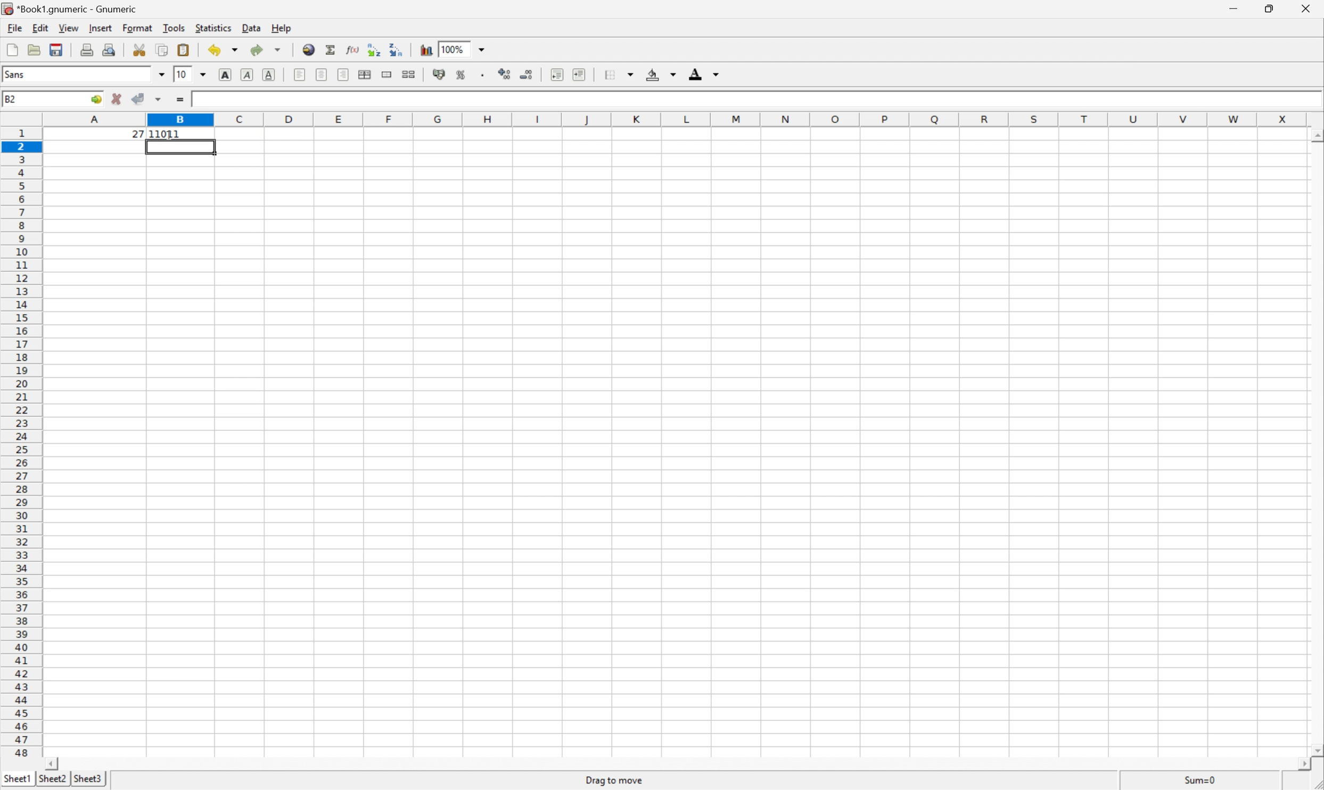  Describe the element at coordinates (505, 72) in the screenshot. I see `Increase the decimals displayed` at that location.